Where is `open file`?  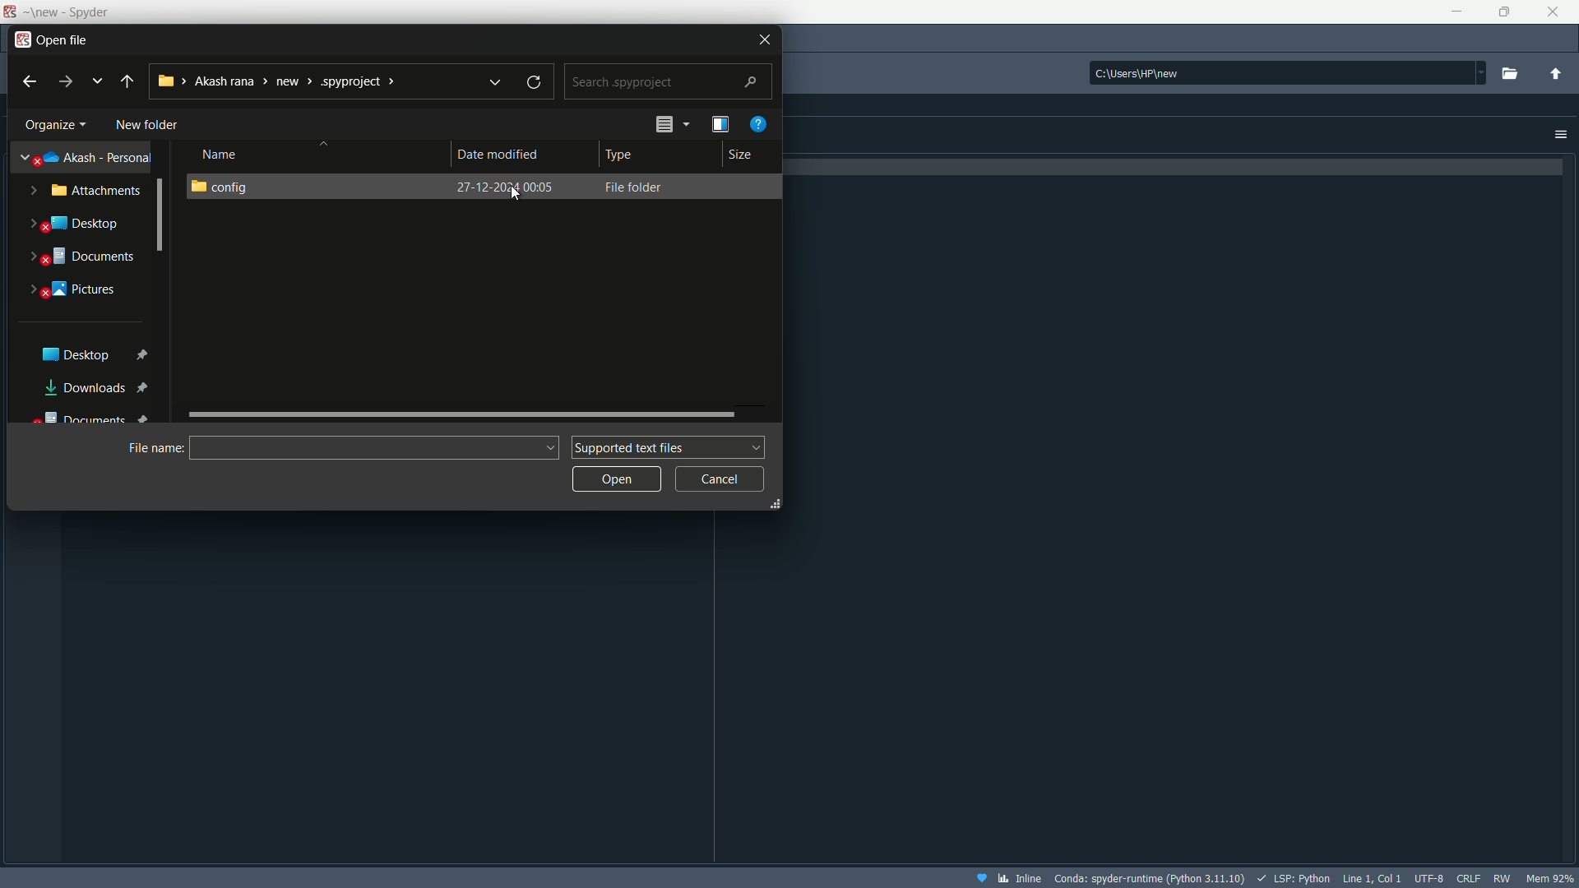
open file is located at coordinates (66, 39).